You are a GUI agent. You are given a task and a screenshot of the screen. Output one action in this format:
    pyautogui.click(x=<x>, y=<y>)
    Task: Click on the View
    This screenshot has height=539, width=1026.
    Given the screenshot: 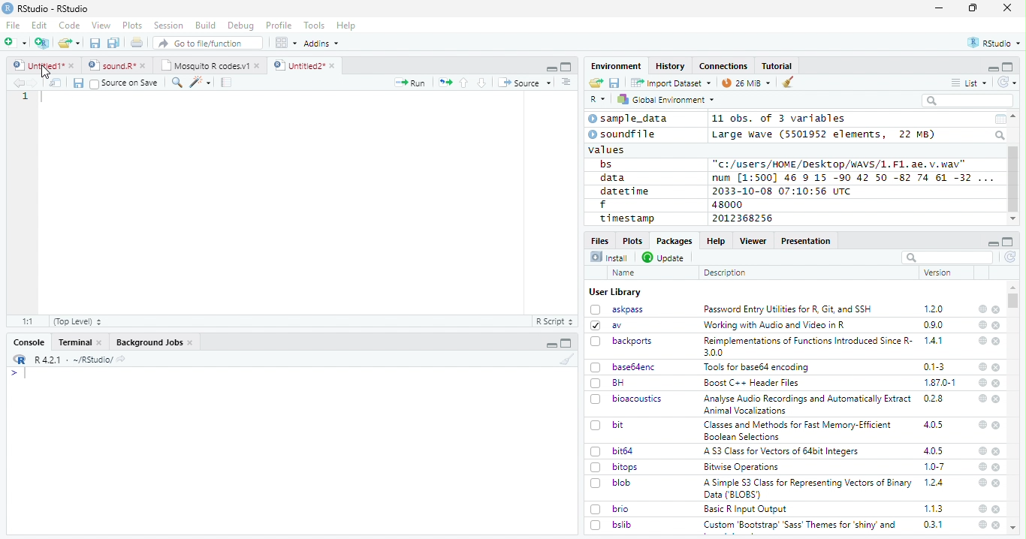 What is the action you would take?
    pyautogui.click(x=101, y=26)
    